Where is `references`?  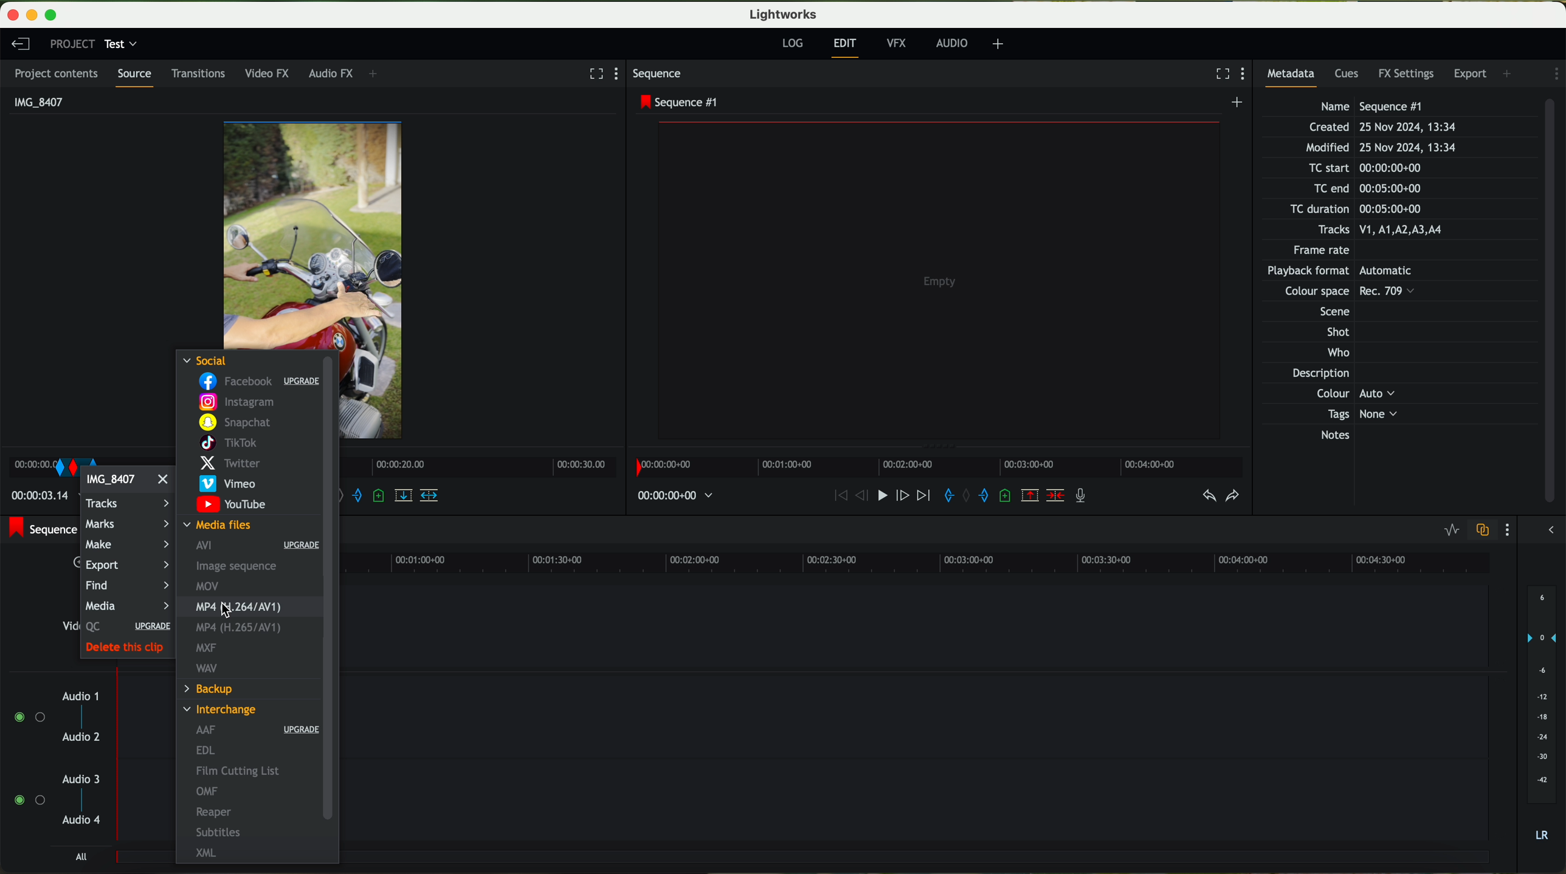
references is located at coordinates (217, 611).